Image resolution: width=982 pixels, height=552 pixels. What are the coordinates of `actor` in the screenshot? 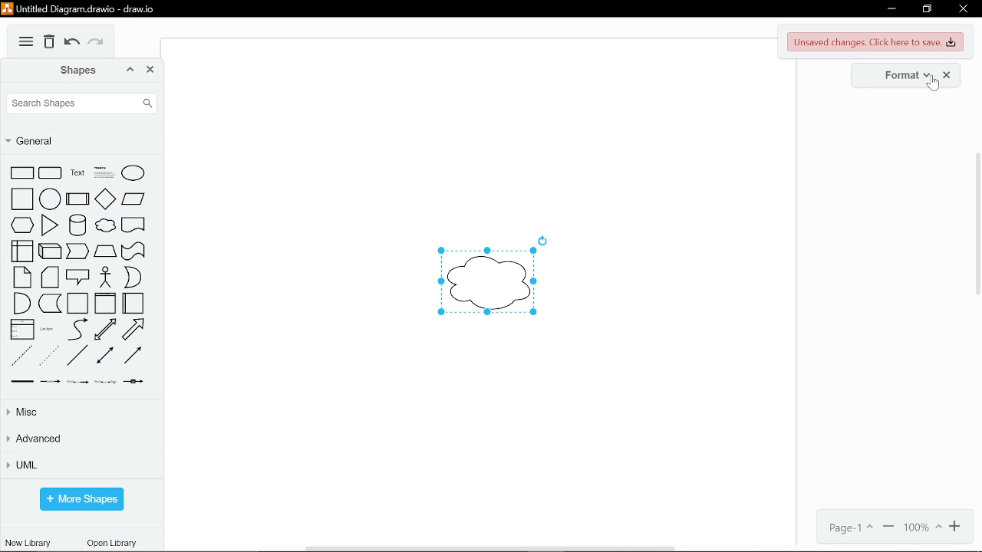 It's located at (106, 278).